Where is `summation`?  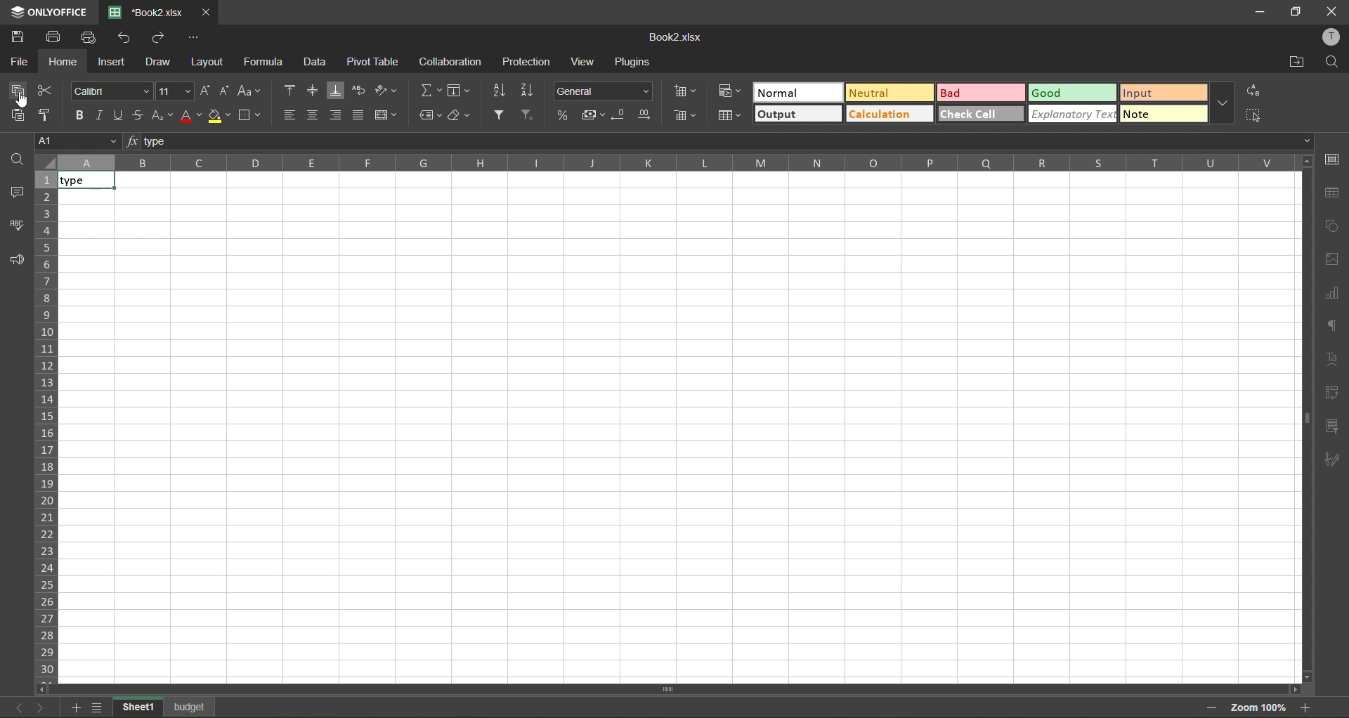
summation is located at coordinates (429, 88).